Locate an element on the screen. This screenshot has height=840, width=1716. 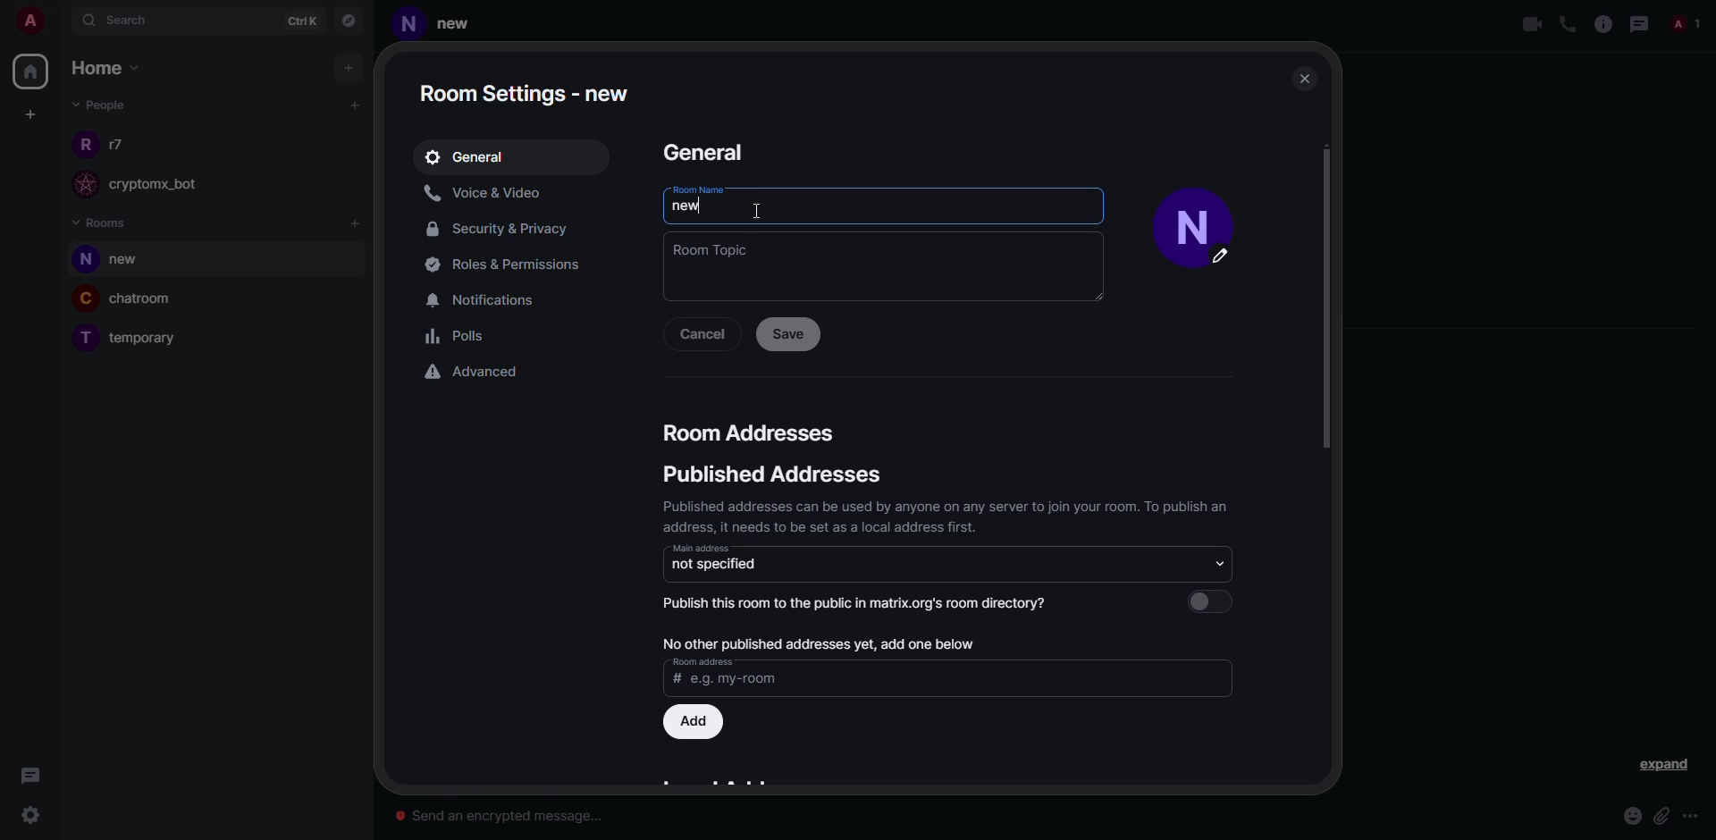
video call is located at coordinates (1530, 24).